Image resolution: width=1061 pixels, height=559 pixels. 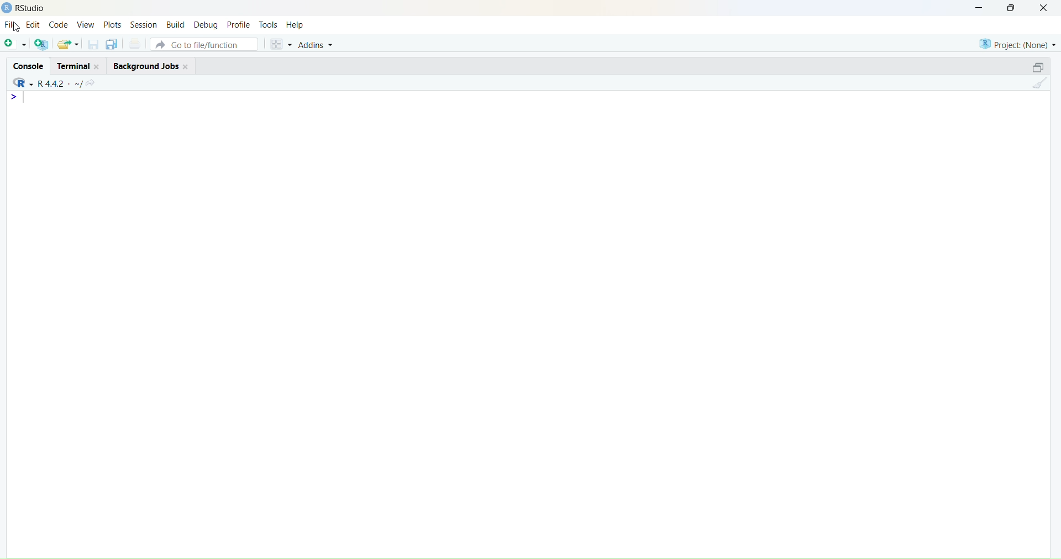 What do you see at coordinates (94, 81) in the screenshot?
I see `View the current working directory` at bounding box center [94, 81].